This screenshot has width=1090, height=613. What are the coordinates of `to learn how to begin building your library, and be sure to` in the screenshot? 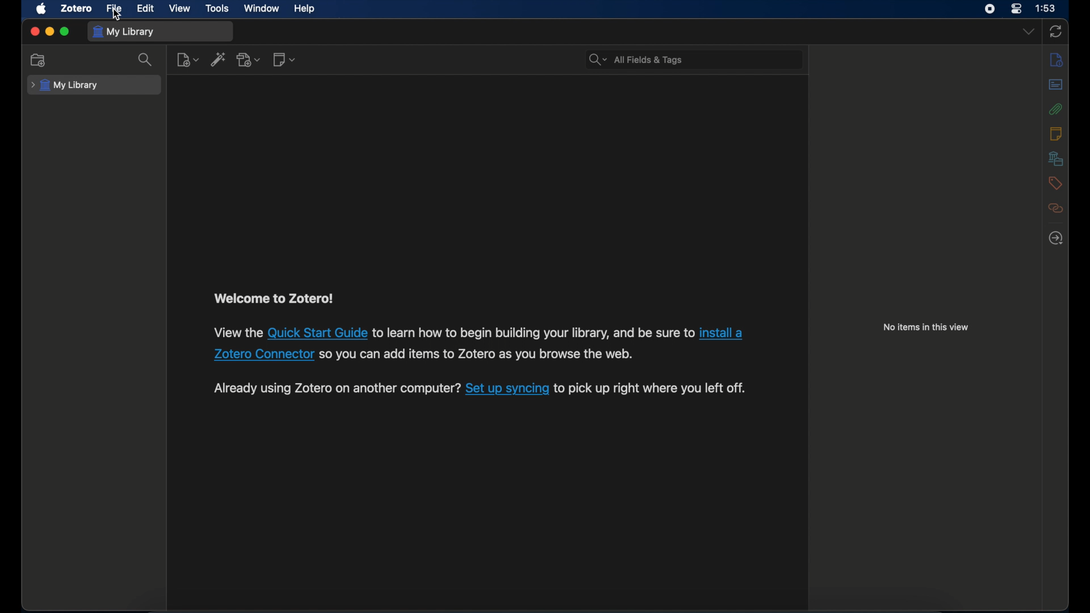 It's located at (534, 332).